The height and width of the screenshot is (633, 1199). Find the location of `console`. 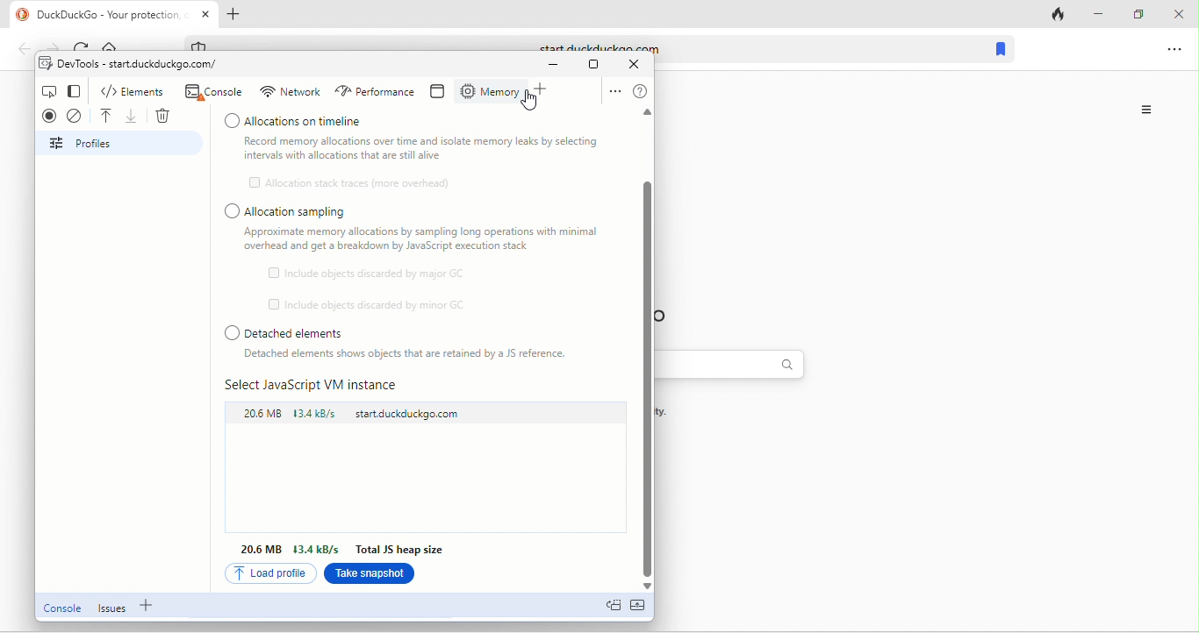

console is located at coordinates (63, 609).